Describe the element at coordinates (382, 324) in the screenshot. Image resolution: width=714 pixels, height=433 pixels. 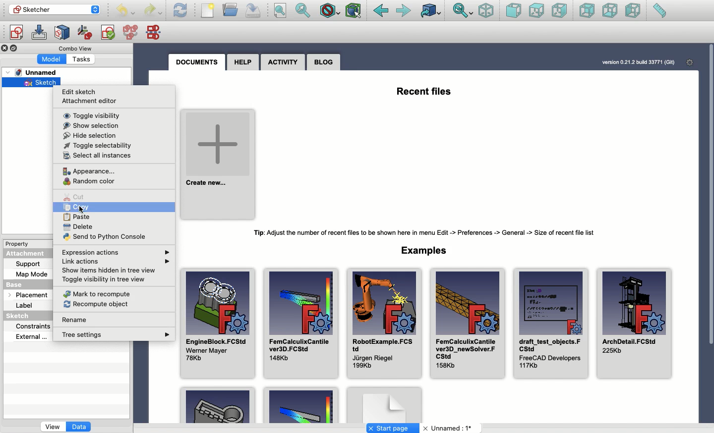
I see `RobotExample` at that location.